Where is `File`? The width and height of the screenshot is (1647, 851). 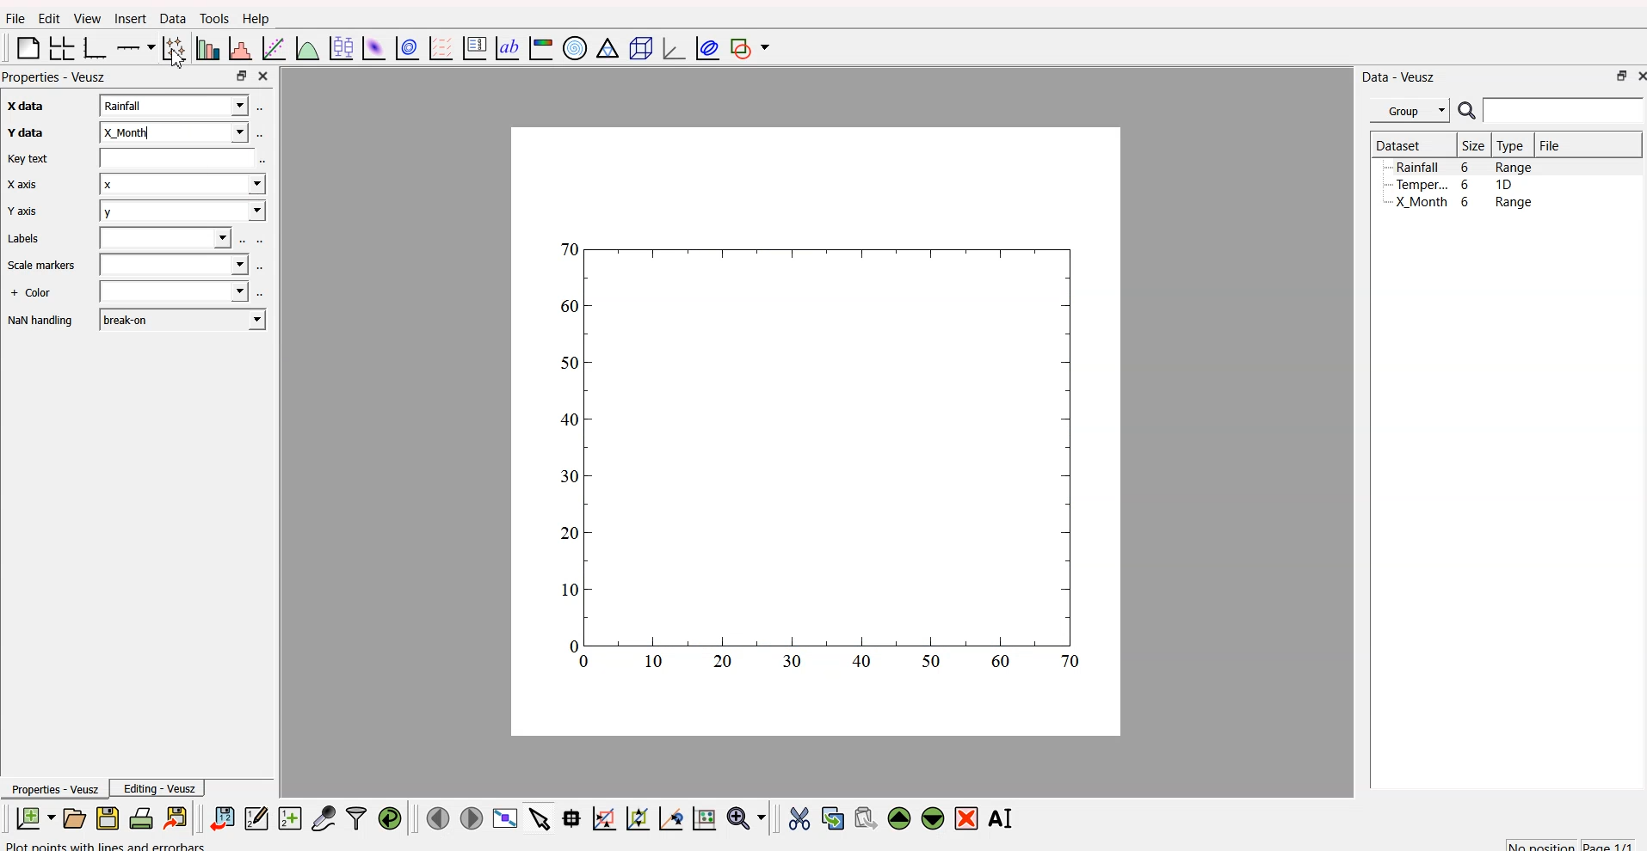 File is located at coordinates (1551, 145).